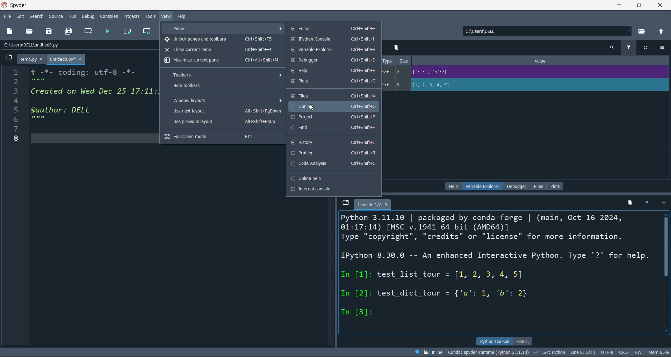 The height and width of the screenshot is (357, 671). What do you see at coordinates (69, 32) in the screenshot?
I see `save all` at bounding box center [69, 32].